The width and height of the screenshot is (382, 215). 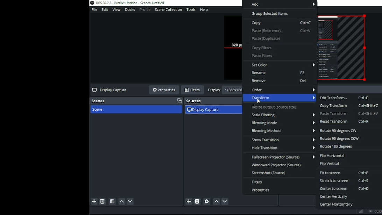 I want to click on Rename, so click(x=280, y=73).